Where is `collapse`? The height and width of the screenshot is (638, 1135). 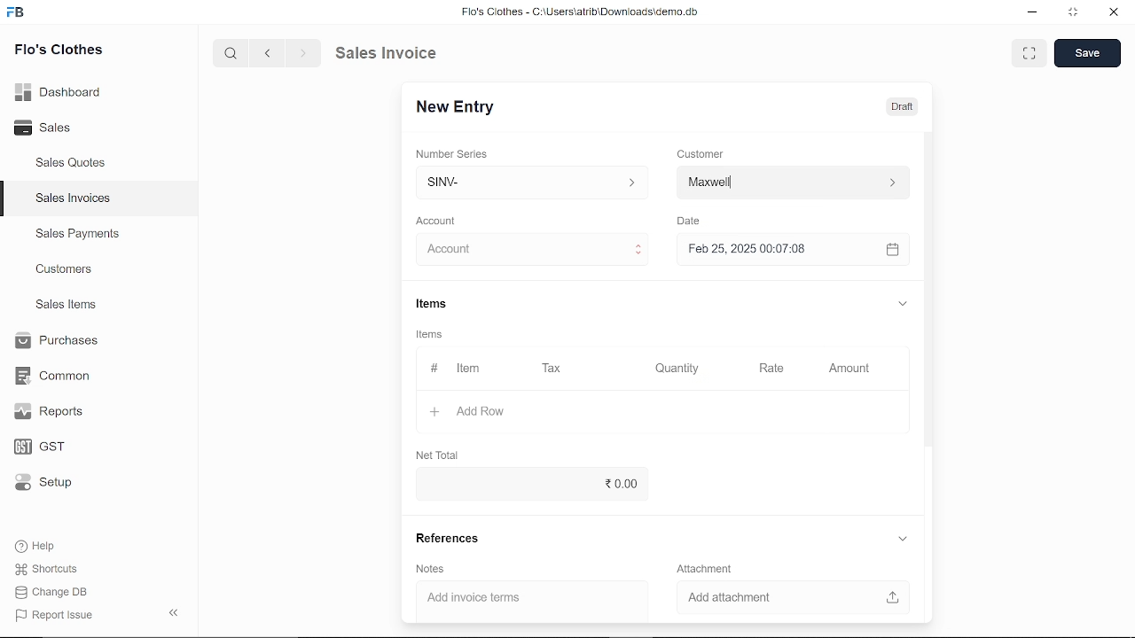
collapse is located at coordinates (176, 614).